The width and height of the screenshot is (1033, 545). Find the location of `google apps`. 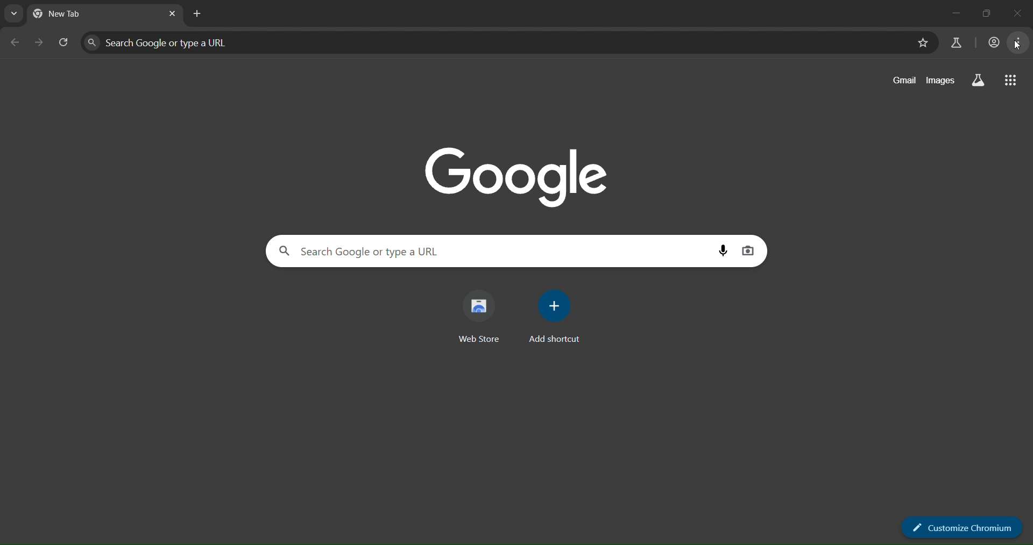

google apps is located at coordinates (1010, 80).